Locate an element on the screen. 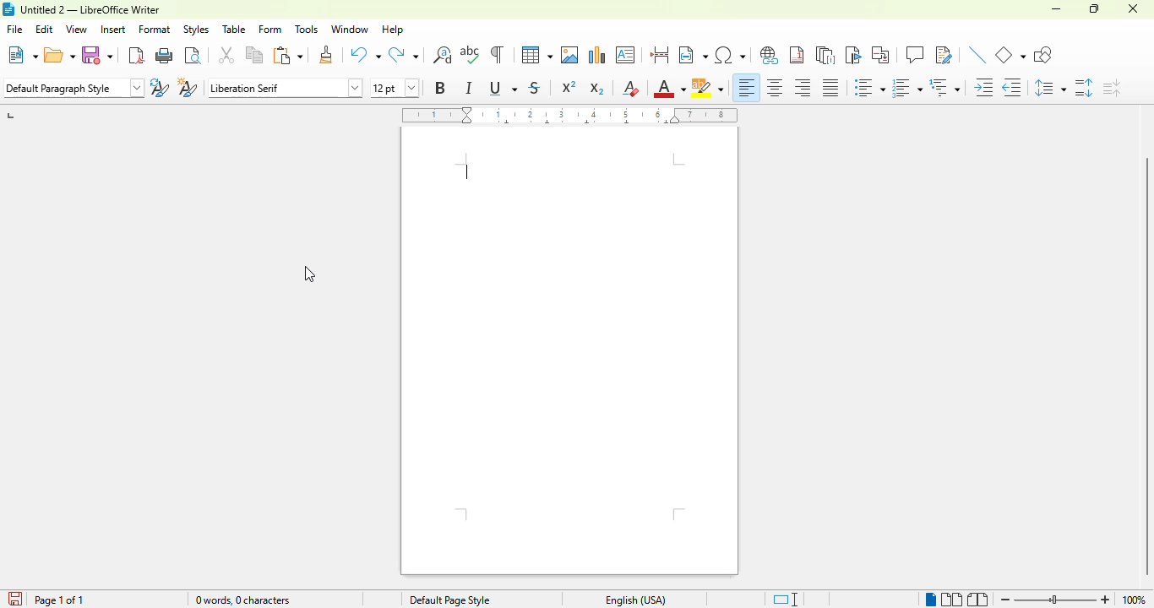 The image size is (1154, 608). window is located at coordinates (350, 29).